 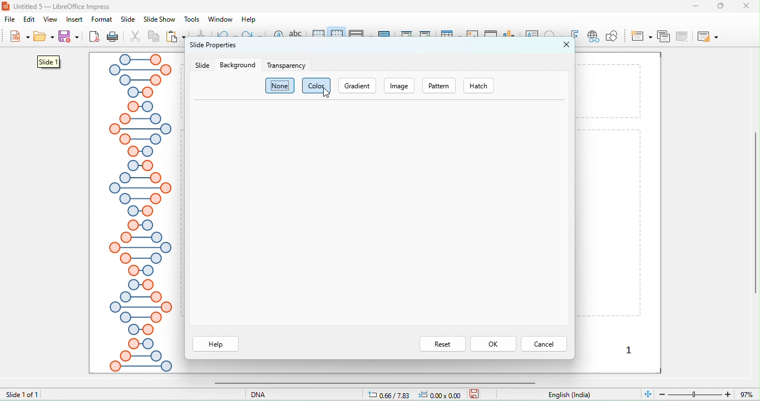 I want to click on new slide, so click(x=641, y=36).